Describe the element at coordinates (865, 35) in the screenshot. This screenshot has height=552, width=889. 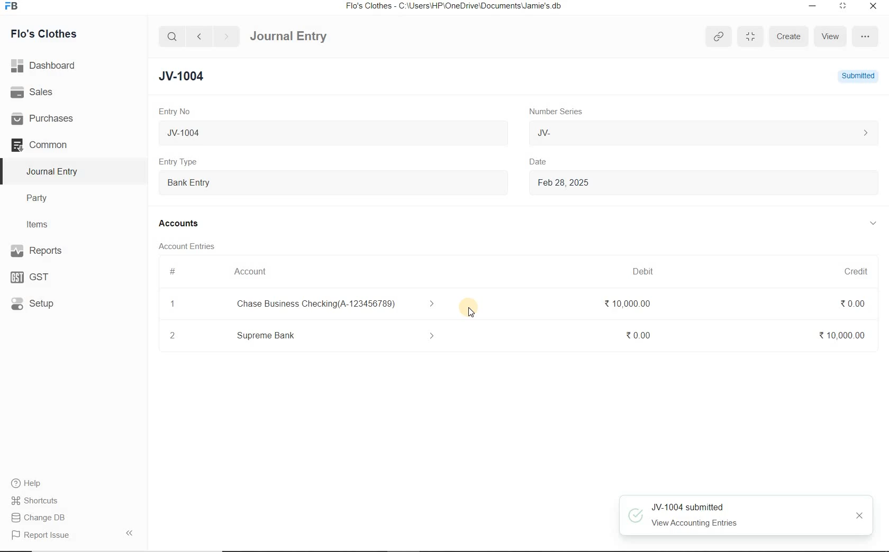
I see `more` at that location.